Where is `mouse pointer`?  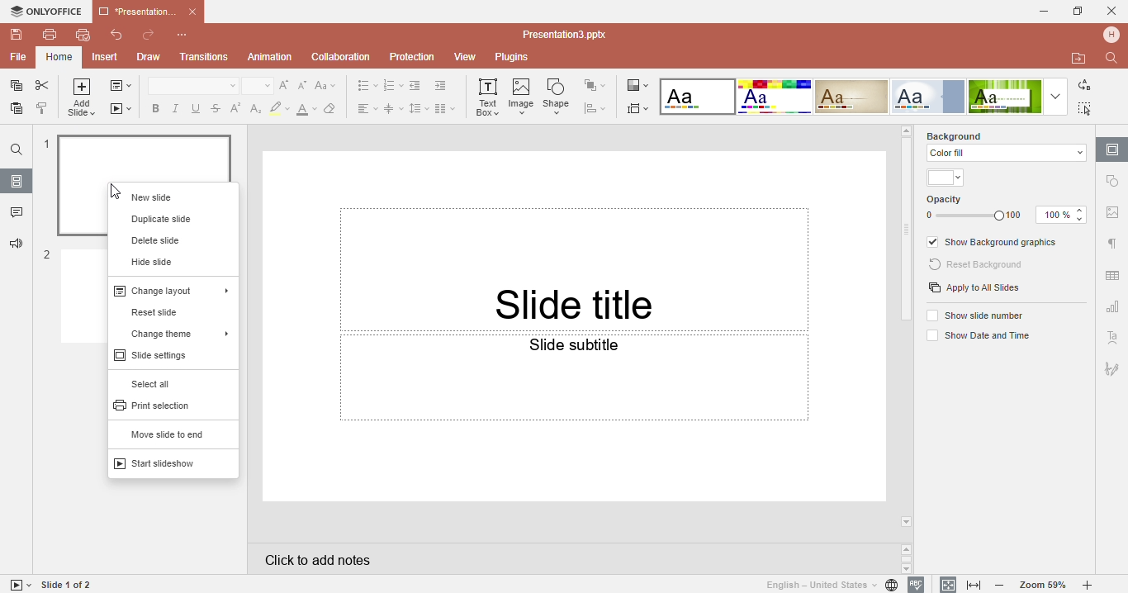 mouse pointer is located at coordinates (118, 192).